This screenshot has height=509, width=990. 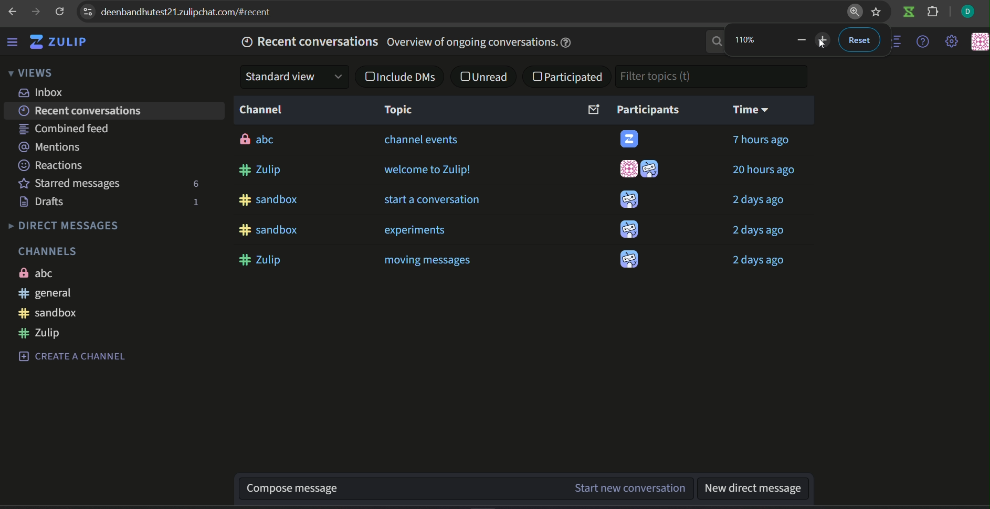 What do you see at coordinates (52, 147) in the screenshot?
I see `mentions` at bounding box center [52, 147].